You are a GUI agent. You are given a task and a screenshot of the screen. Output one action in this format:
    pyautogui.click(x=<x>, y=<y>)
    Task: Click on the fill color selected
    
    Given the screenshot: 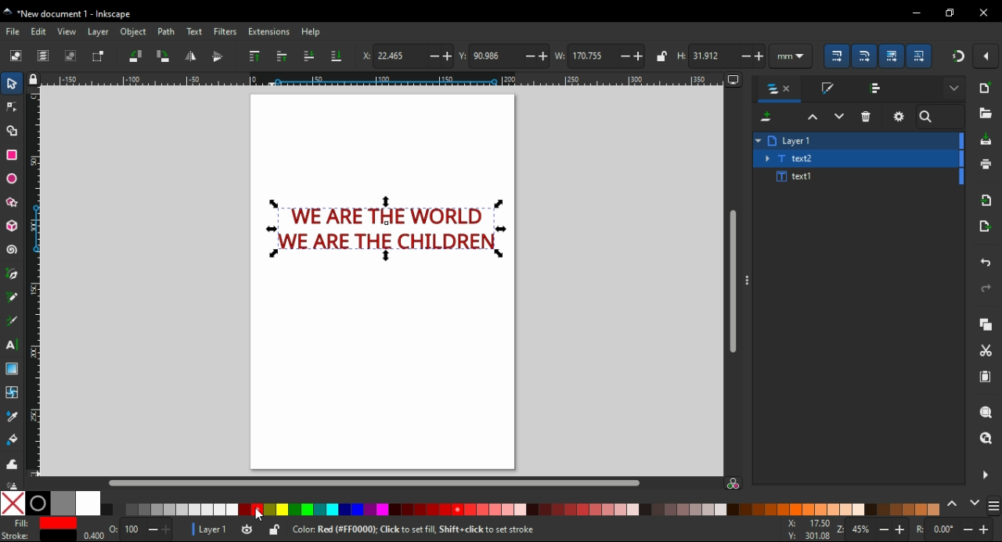 What is the action you would take?
    pyautogui.click(x=45, y=523)
    